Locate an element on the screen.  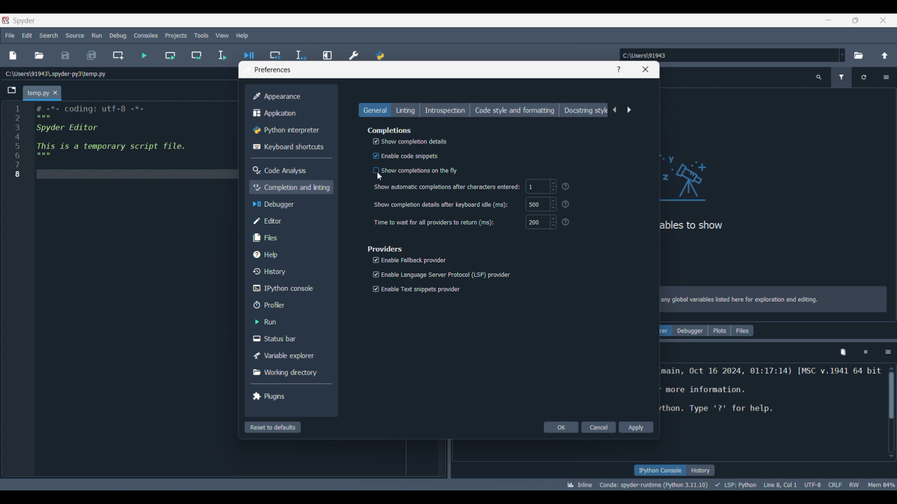
Code style and formatting is located at coordinates (514, 110).